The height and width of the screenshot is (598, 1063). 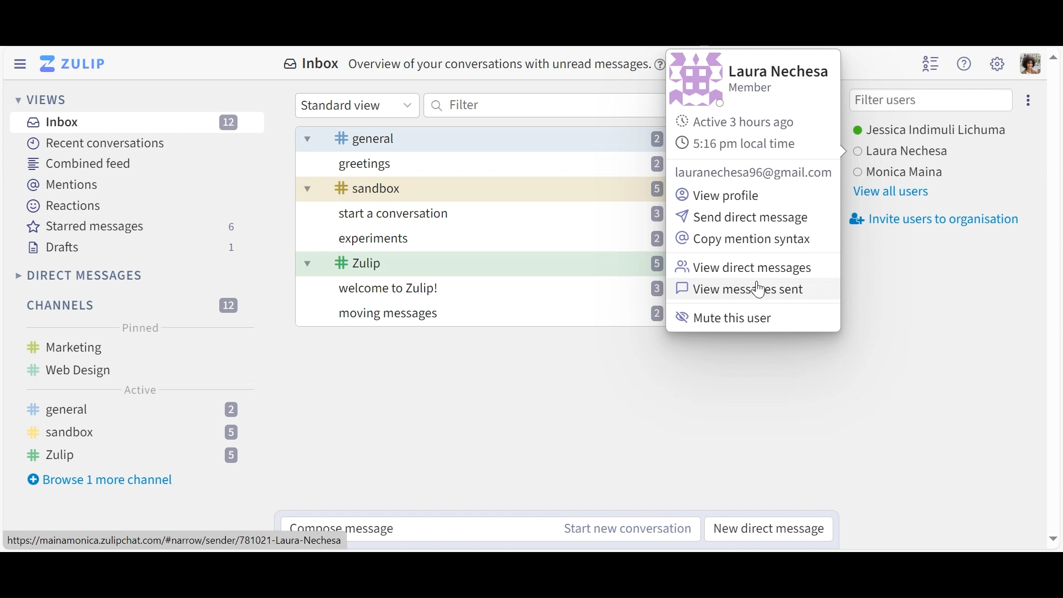 I want to click on marketing, so click(x=85, y=348).